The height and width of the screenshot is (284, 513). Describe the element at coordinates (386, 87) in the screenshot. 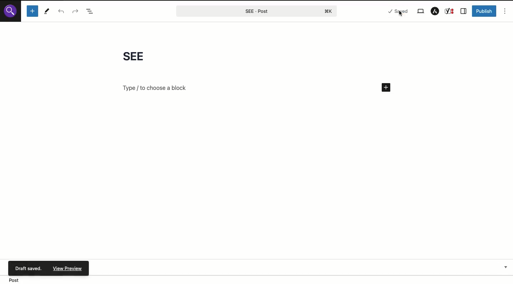

I see `Add new block` at that location.